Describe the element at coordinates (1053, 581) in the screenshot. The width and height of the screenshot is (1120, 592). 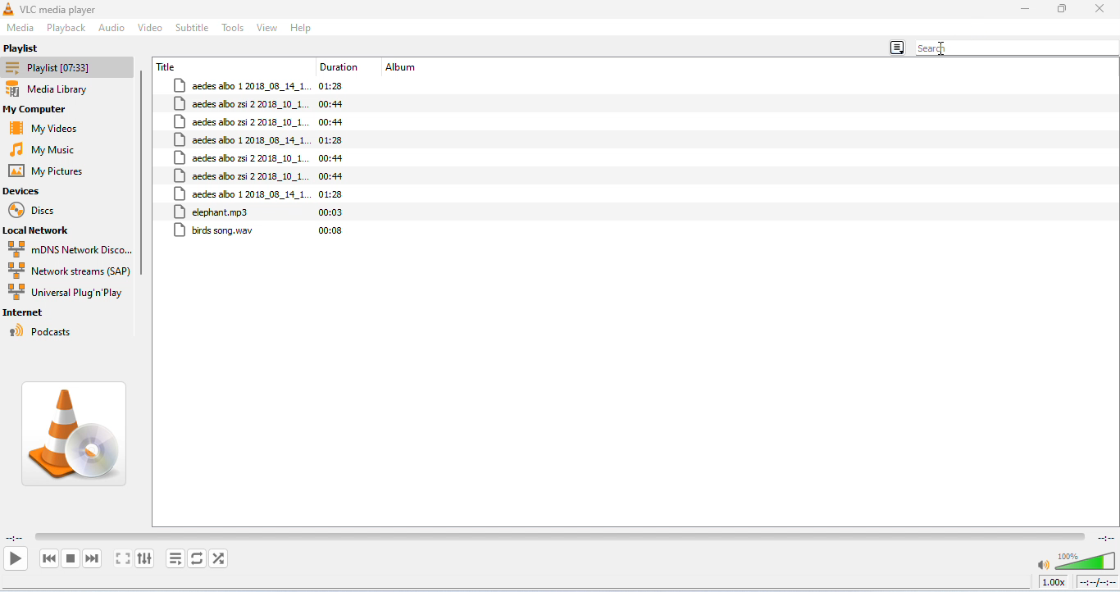
I see `1.00x` at that location.